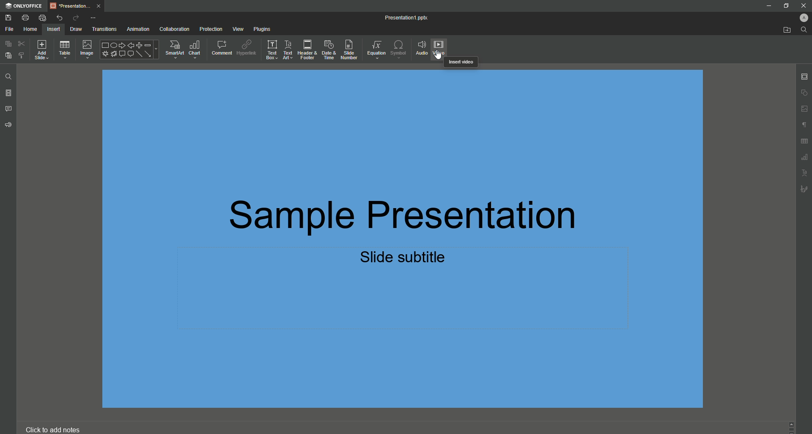 The height and width of the screenshot is (434, 812). What do you see at coordinates (129, 50) in the screenshot?
I see `shape options` at bounding box center [129, 50].